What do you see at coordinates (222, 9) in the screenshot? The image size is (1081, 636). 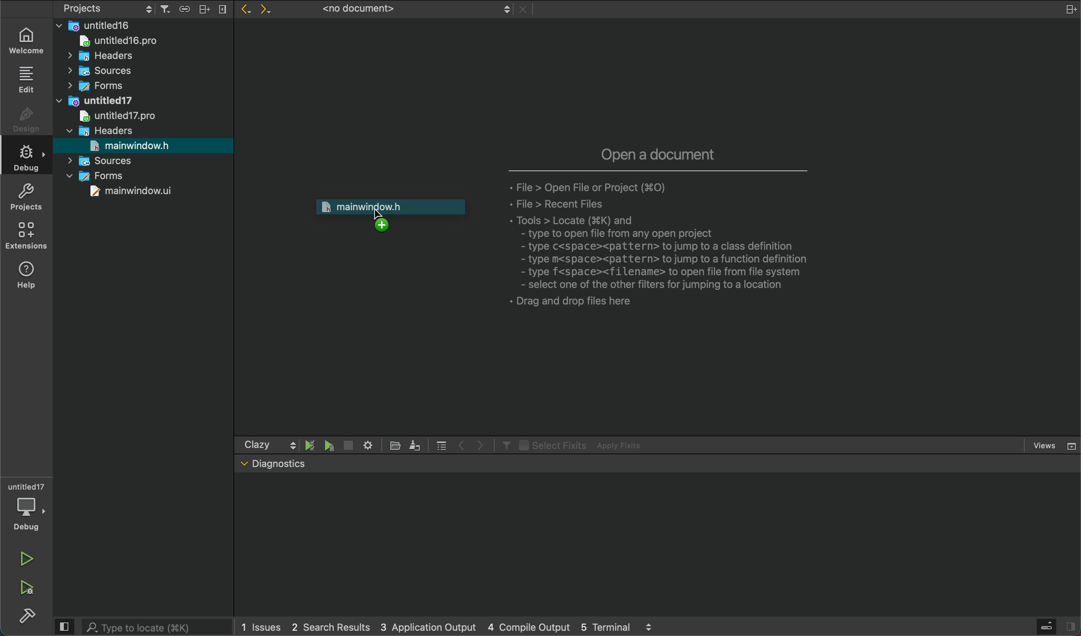 I see `Menu` at bounding box center [222, 9].